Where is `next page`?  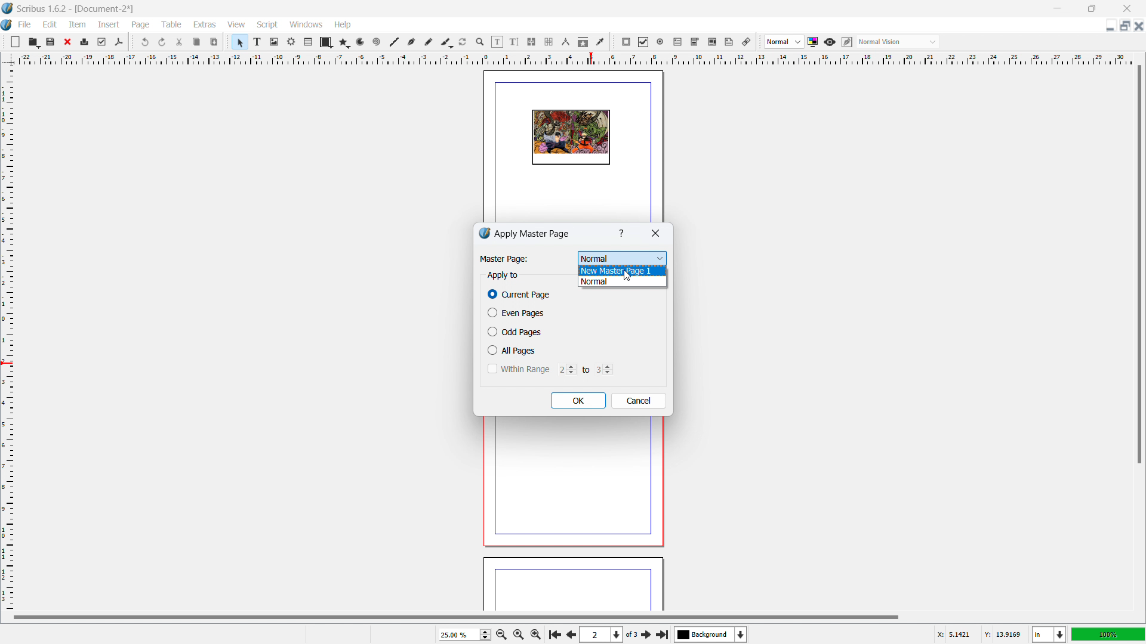 next page is located at coordinates (647, 634).